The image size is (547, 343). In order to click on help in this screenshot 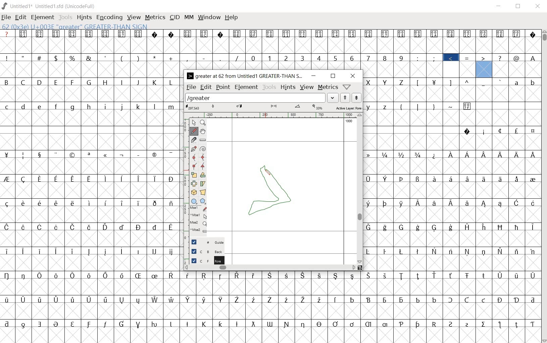, I will do `click(231, 17)`.